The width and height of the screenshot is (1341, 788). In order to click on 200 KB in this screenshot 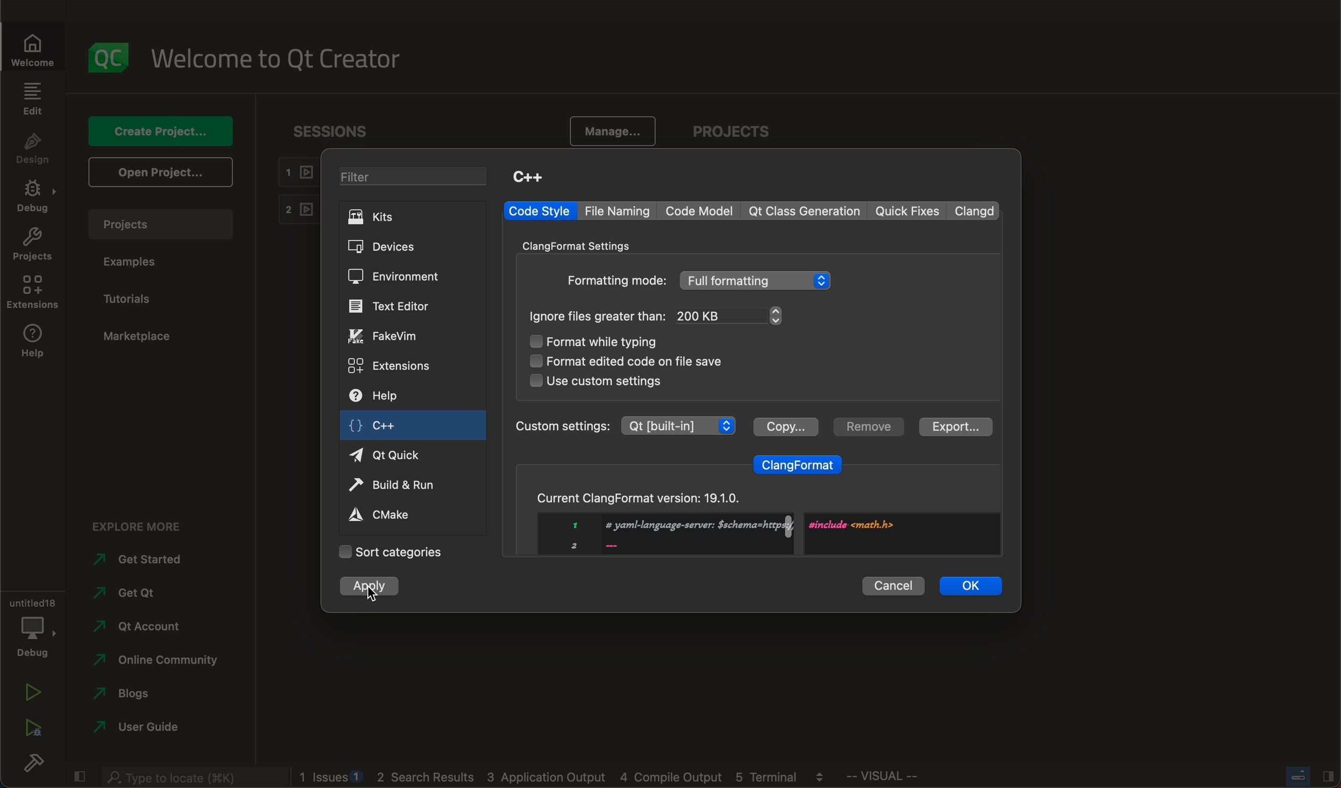, I will do `click(730, 315)`.